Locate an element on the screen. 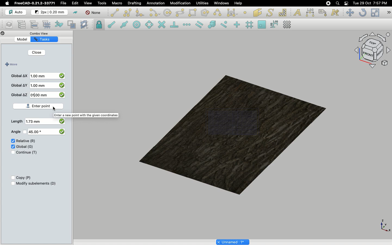  Close is located at coordinates (36, 53).